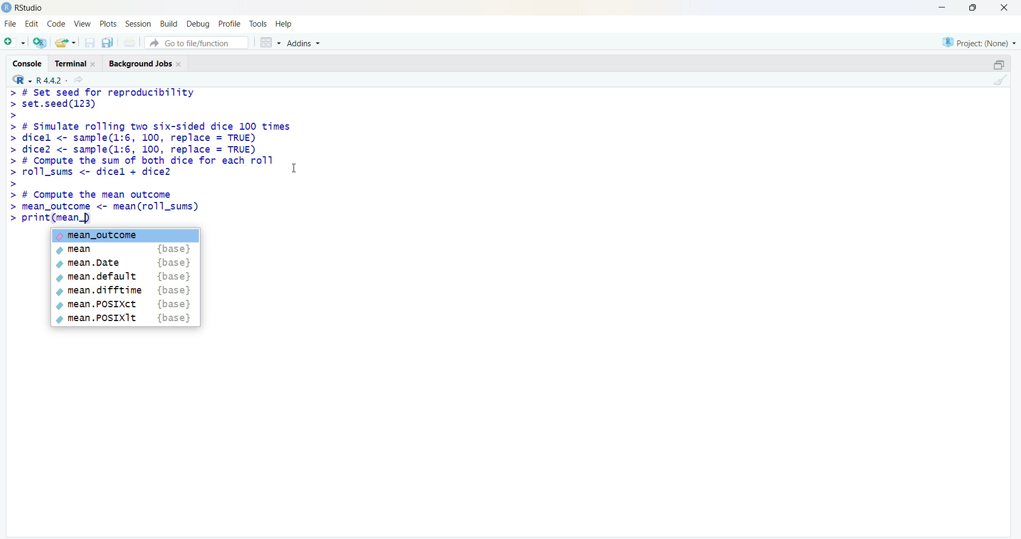 The width and height of the screenshot is (1021, 539). I want to click on open in separate window, so click(1000, 65).